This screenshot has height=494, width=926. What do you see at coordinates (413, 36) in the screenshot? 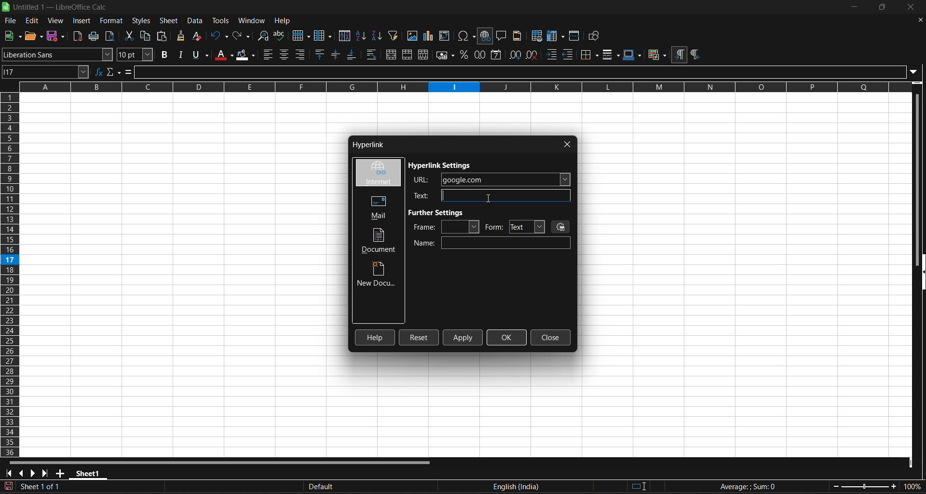
I see `insert image` at bounding box center [413, 36].